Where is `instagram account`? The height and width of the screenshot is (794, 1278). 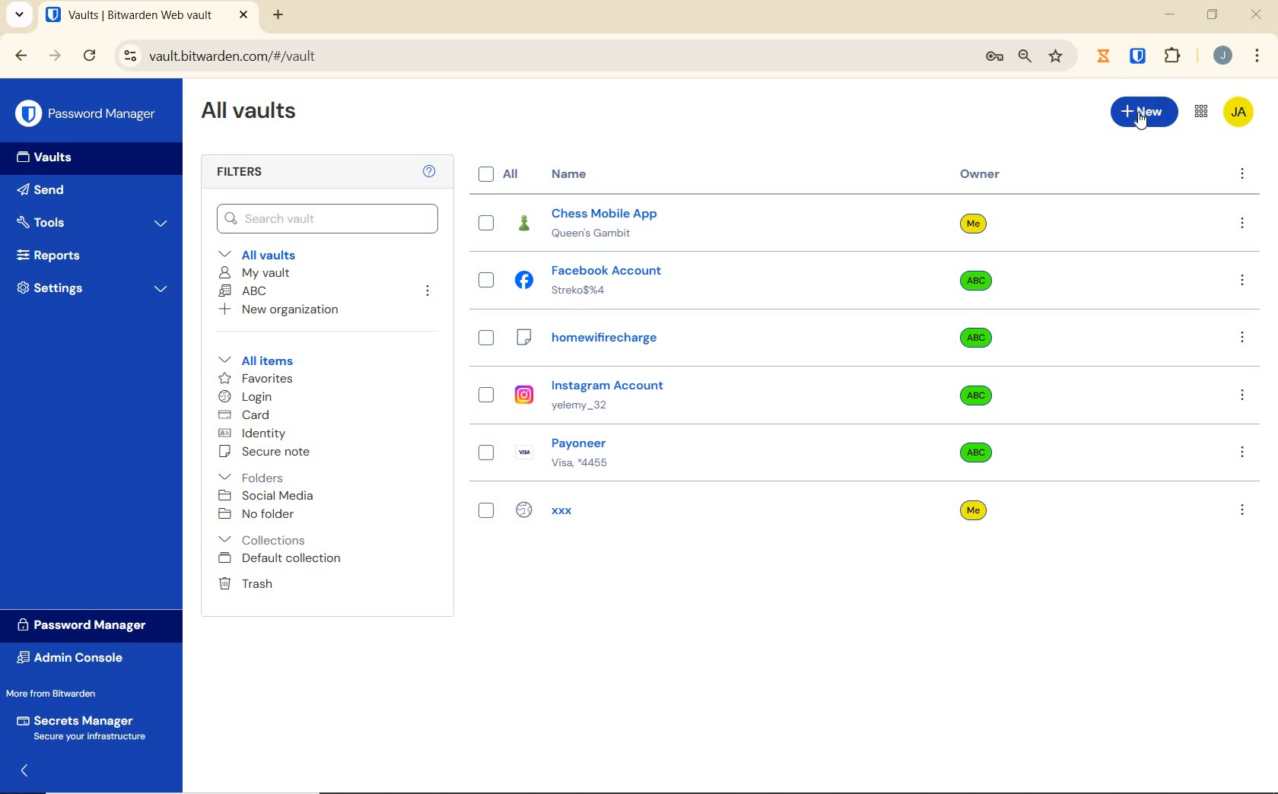
instagram account is located at coordinates (700, 395).